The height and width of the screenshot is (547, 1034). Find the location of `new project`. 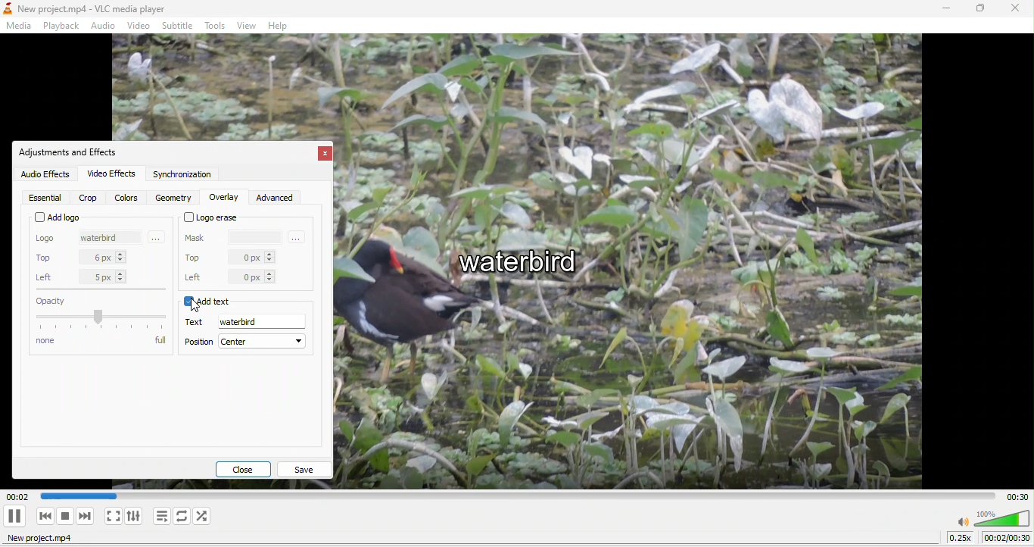

new project is located at coordinates (48, 540).